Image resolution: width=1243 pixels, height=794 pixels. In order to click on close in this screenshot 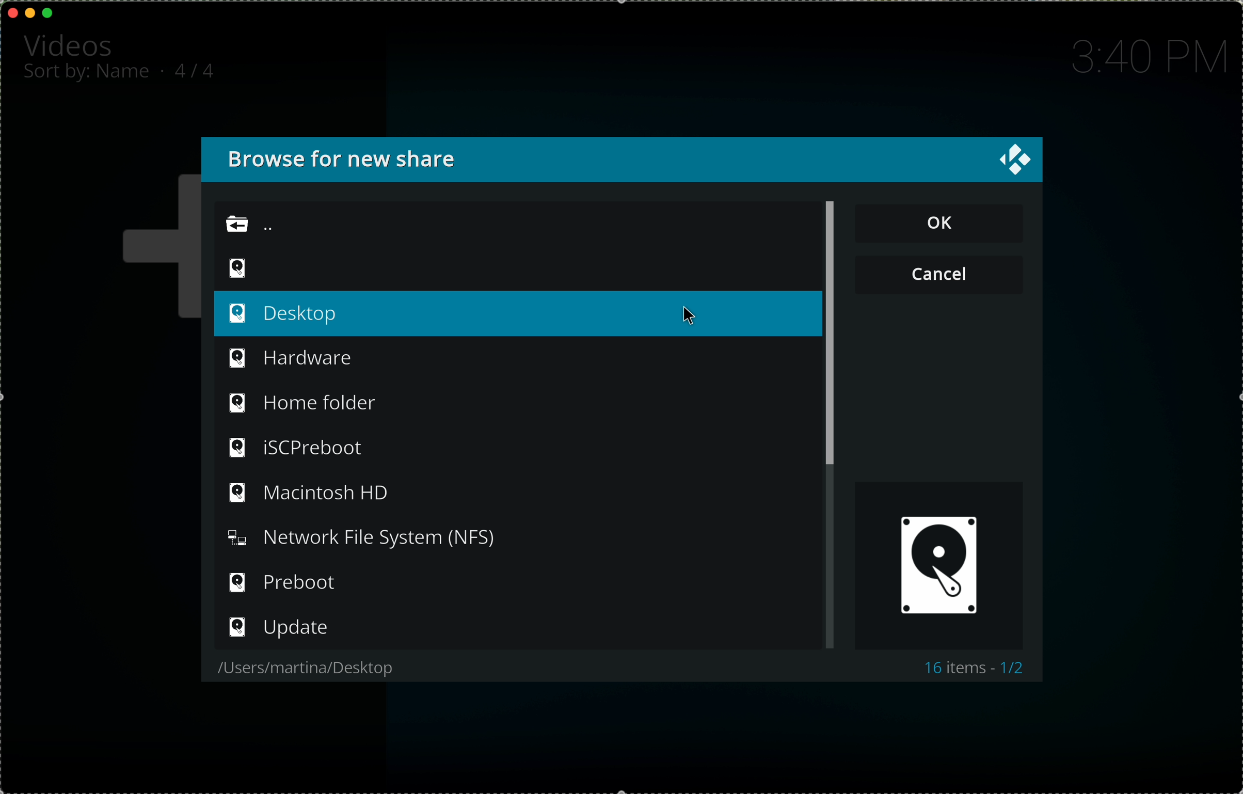, I will do `click(1018, 160)`.